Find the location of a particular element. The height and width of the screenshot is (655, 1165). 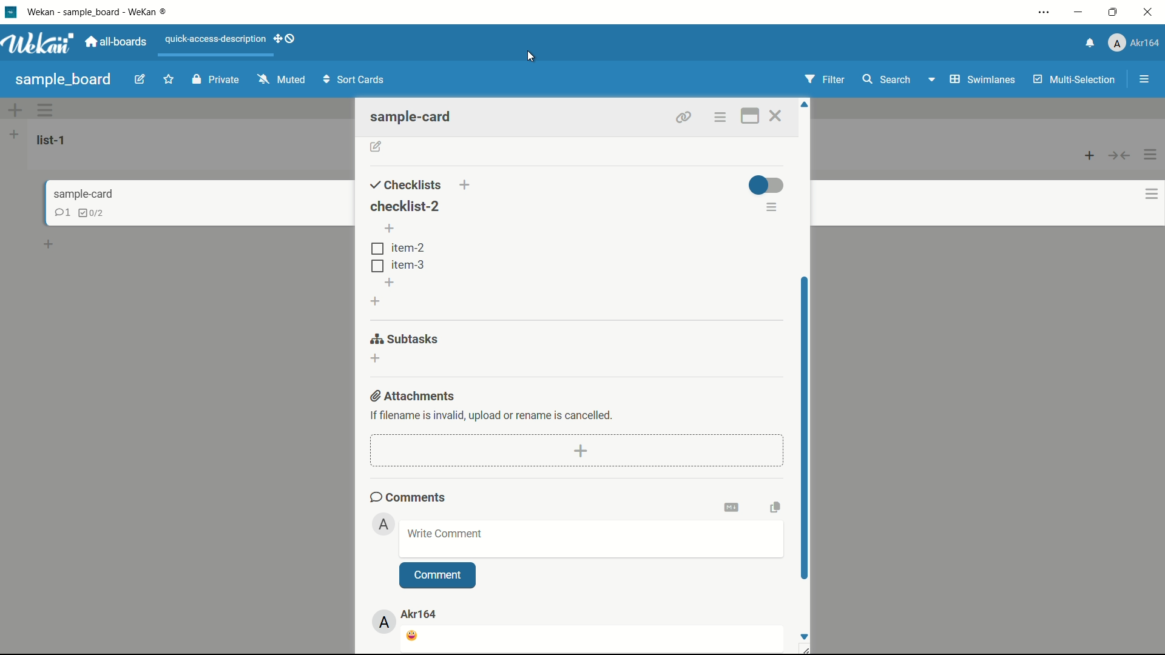

maximize is located at coordinates (1113, 12).